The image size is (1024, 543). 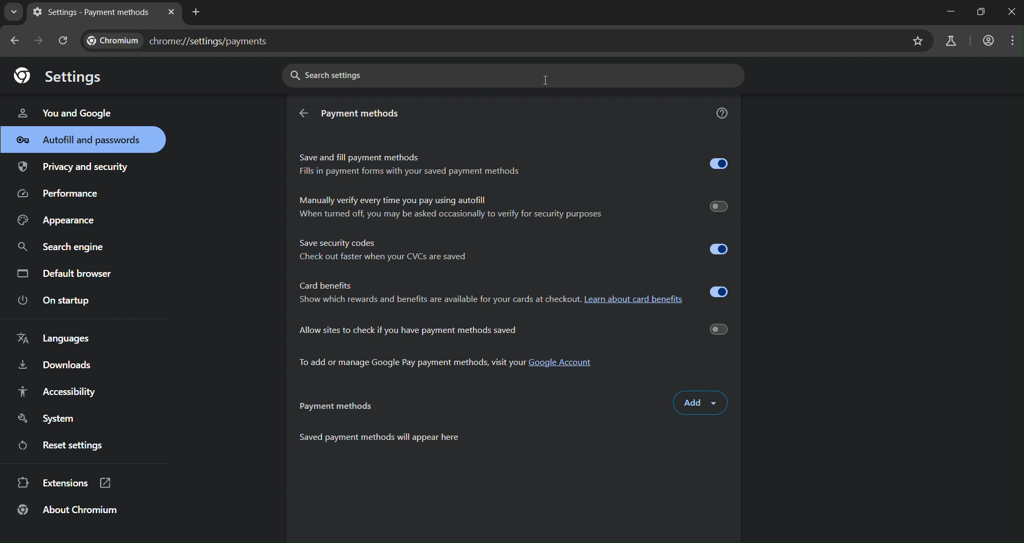 I want to click on back, so click(x=303, y=113).